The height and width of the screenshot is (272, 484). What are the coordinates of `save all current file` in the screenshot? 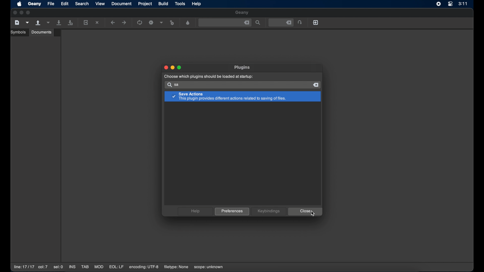 It's located at (59, 23).